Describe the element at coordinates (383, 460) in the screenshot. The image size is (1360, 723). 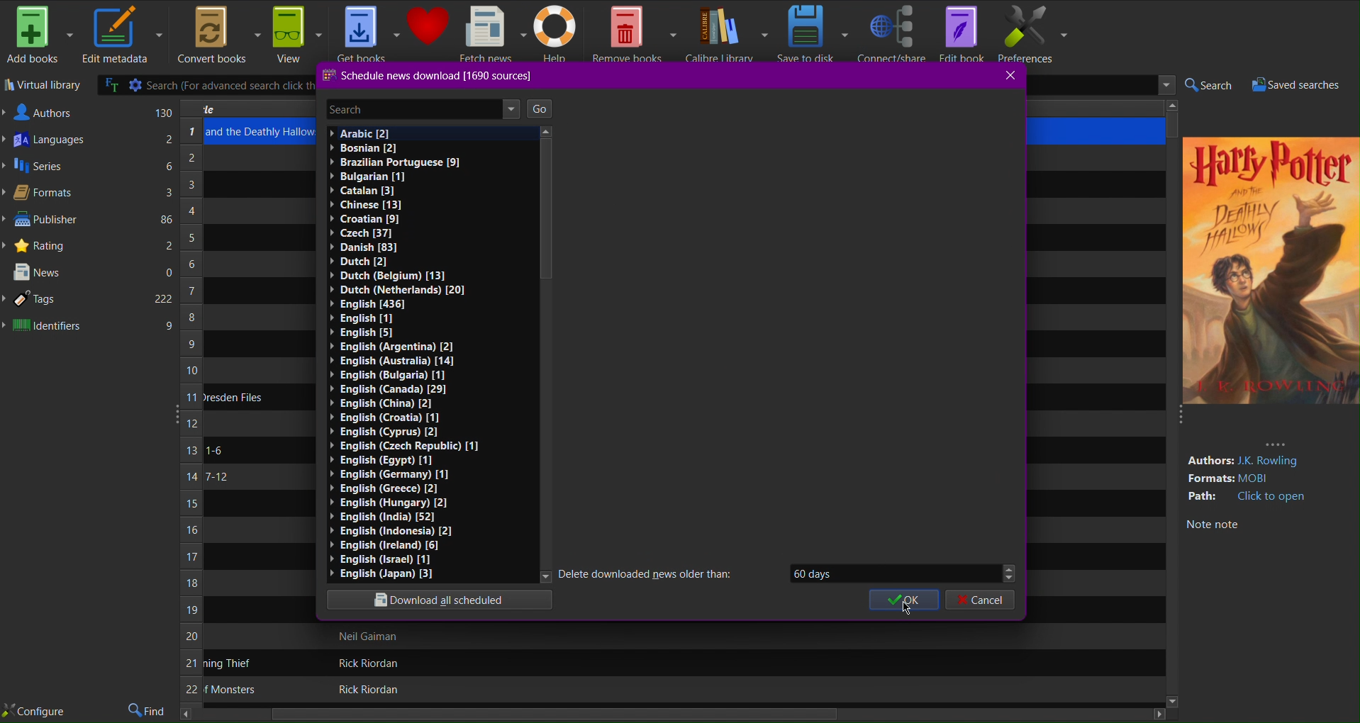
I see `English (Egypt) [1]` at that location.